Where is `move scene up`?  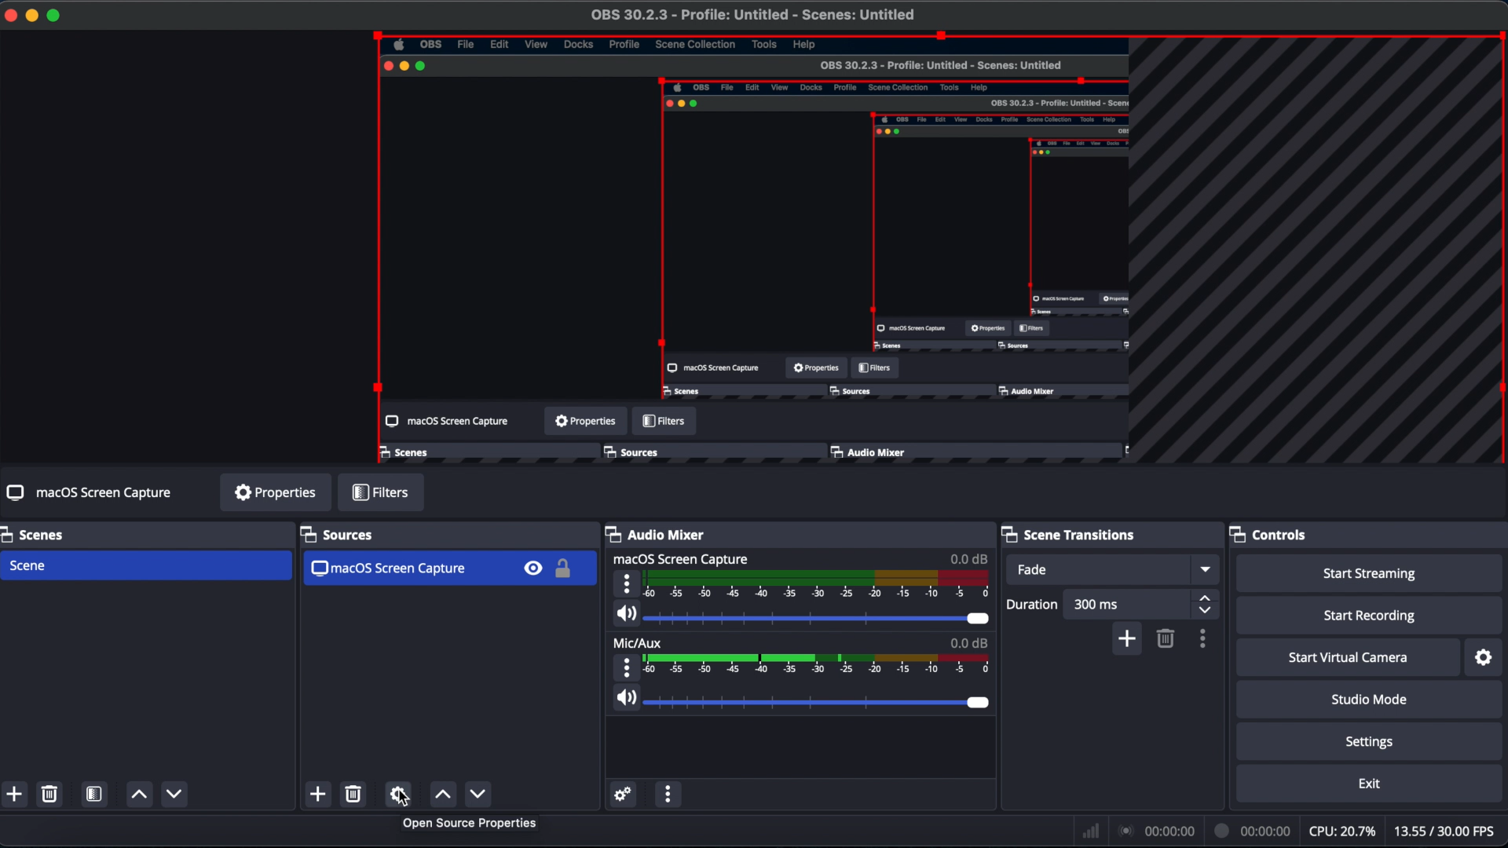
move scene up is located at coordinates (138, 794).